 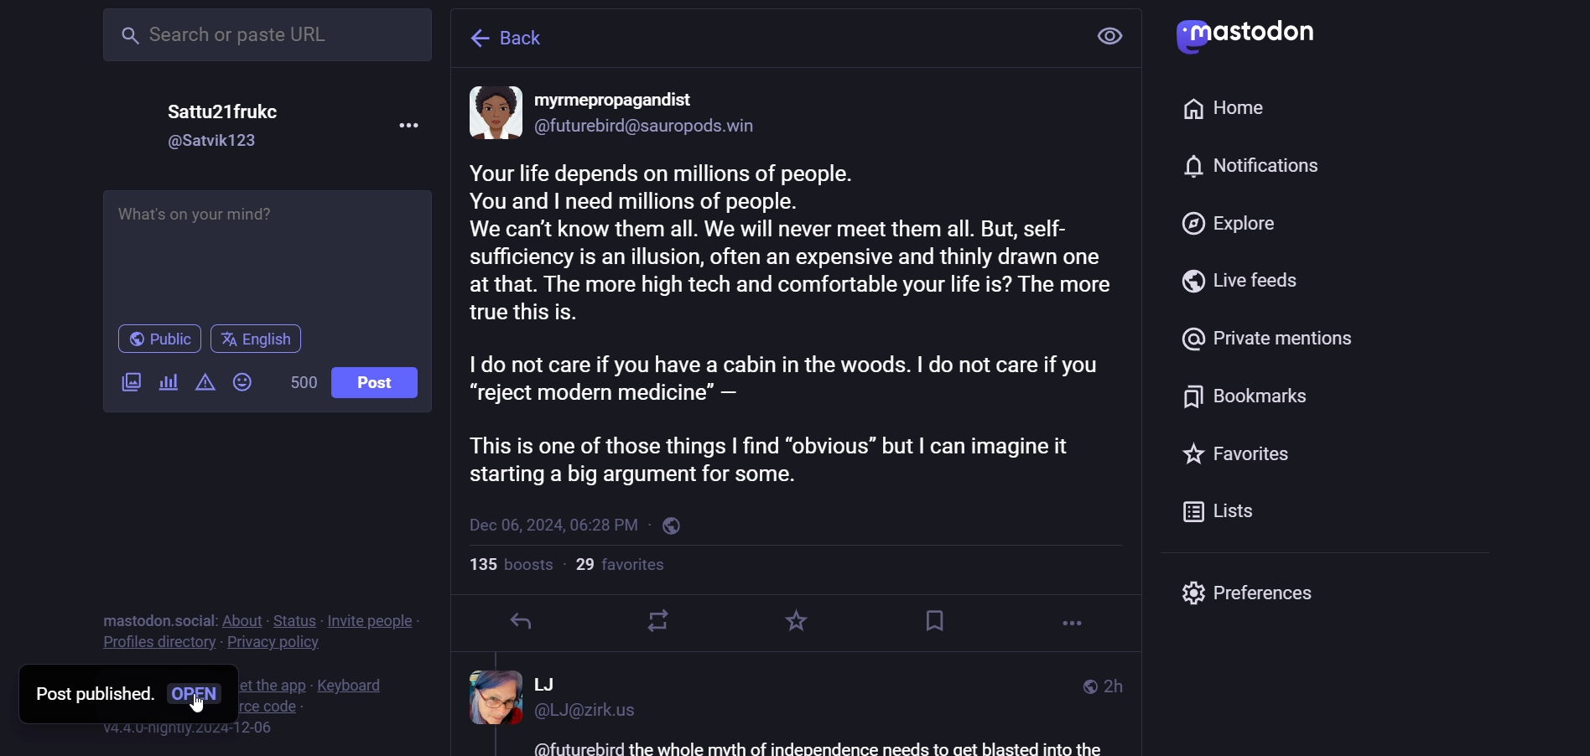 I want to click on post, so click(x=377, y=381).